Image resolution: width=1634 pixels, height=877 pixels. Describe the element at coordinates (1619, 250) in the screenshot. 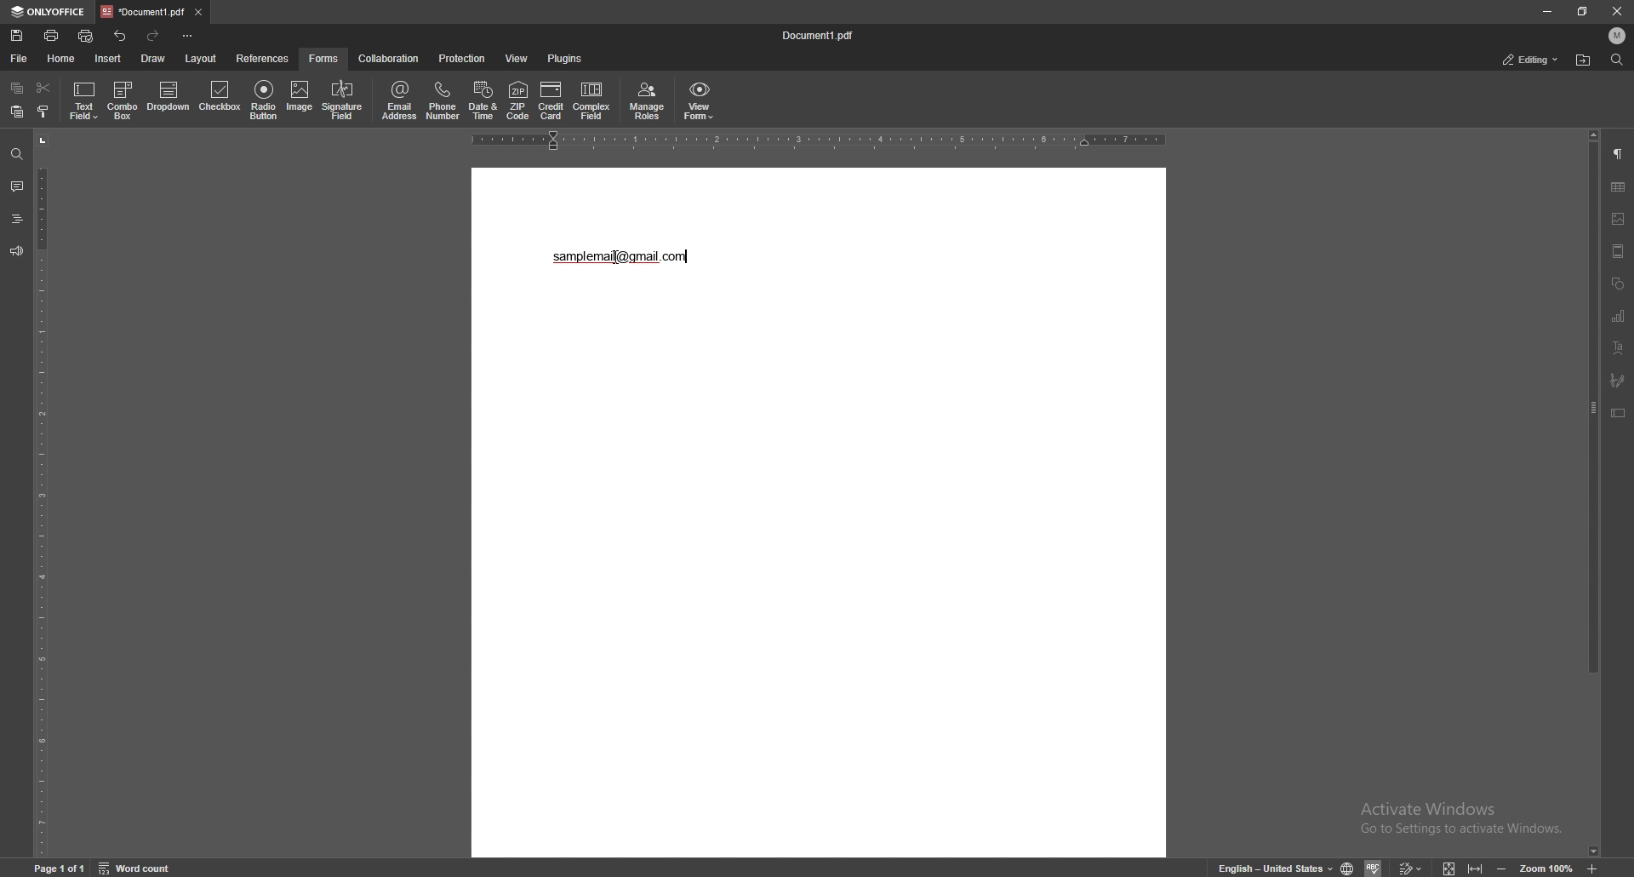

I see `header and footer` at that location.